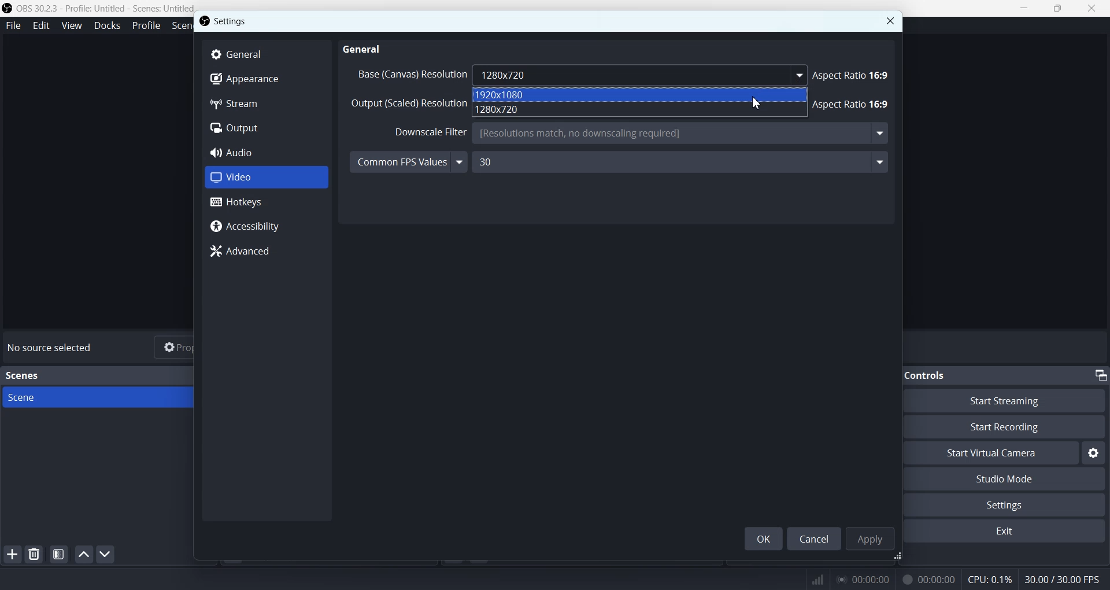 The height and width of the screenshot is (590, 1110). What do you see at coordinates (266, 80) in the screenshot?
I see `Appearance` at bounding box center [266, 80].